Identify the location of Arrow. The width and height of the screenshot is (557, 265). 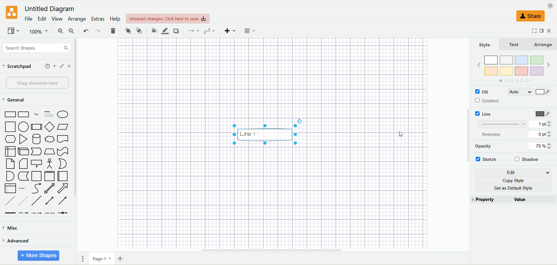
(63, 188).